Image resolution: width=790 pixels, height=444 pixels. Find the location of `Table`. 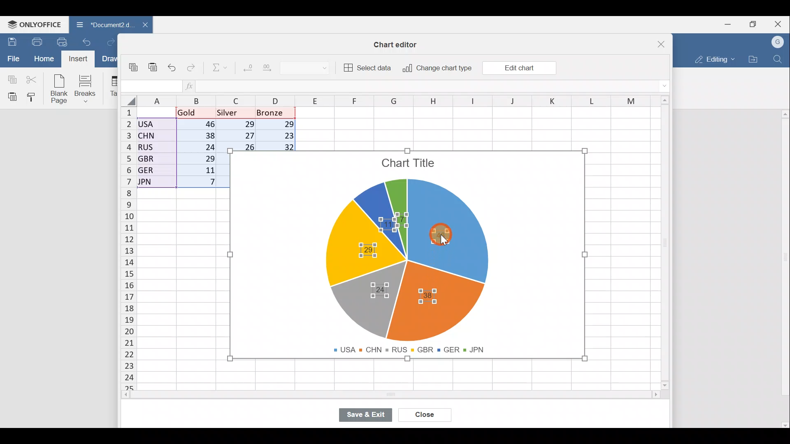

Table is located at coordinates (111, 86).